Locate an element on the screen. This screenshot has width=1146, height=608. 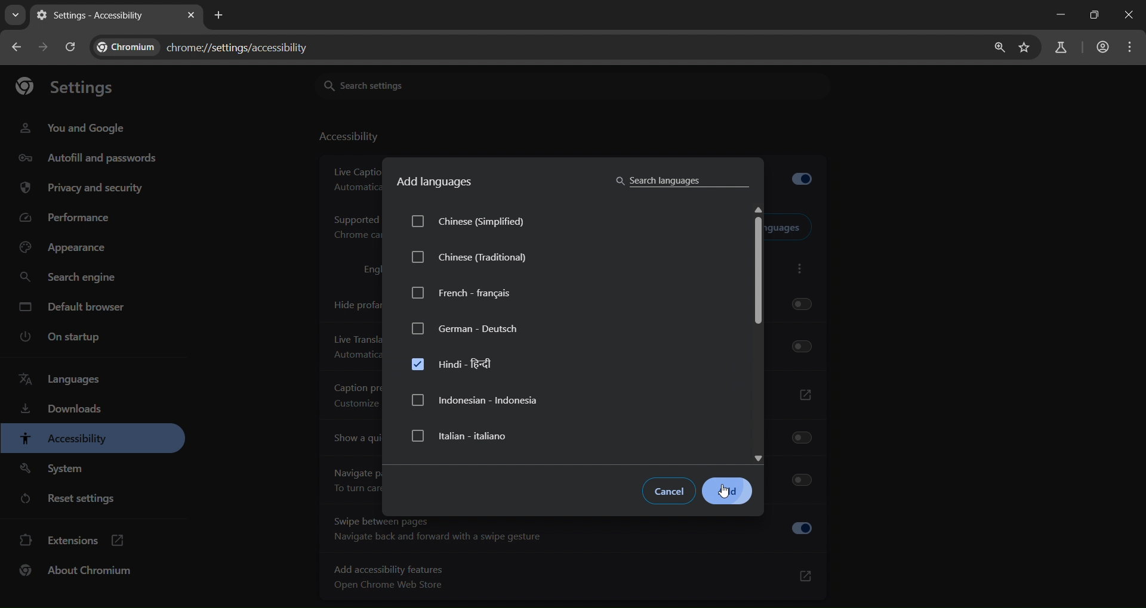
add is located at coordinates (728, 492).